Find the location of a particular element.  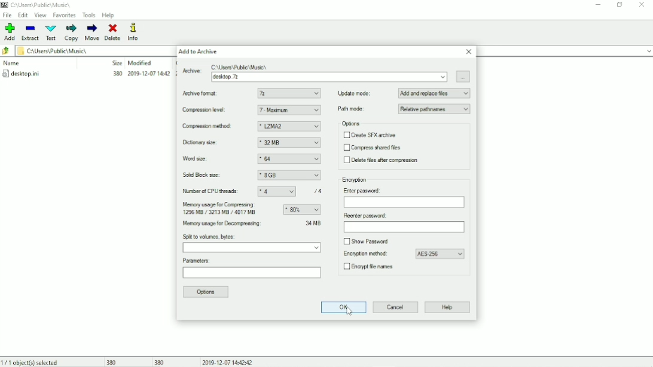

7z is located at coordinates (289, 93).